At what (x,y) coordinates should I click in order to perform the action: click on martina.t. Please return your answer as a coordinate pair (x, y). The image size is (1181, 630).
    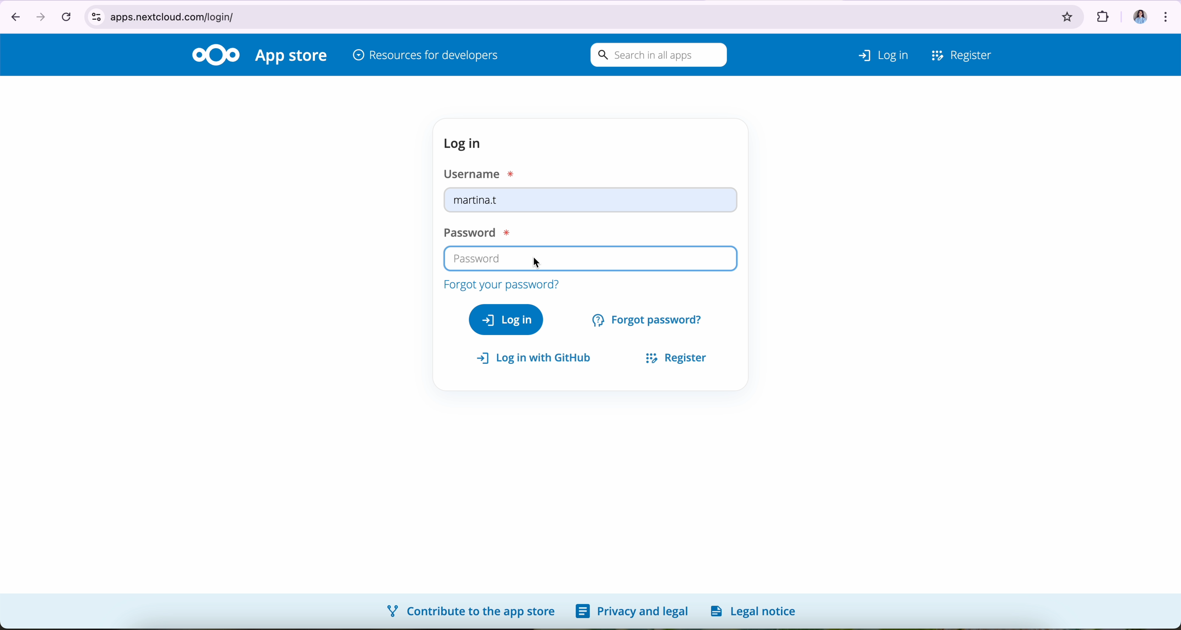
    Looking at the image, I should click on (591, 202).